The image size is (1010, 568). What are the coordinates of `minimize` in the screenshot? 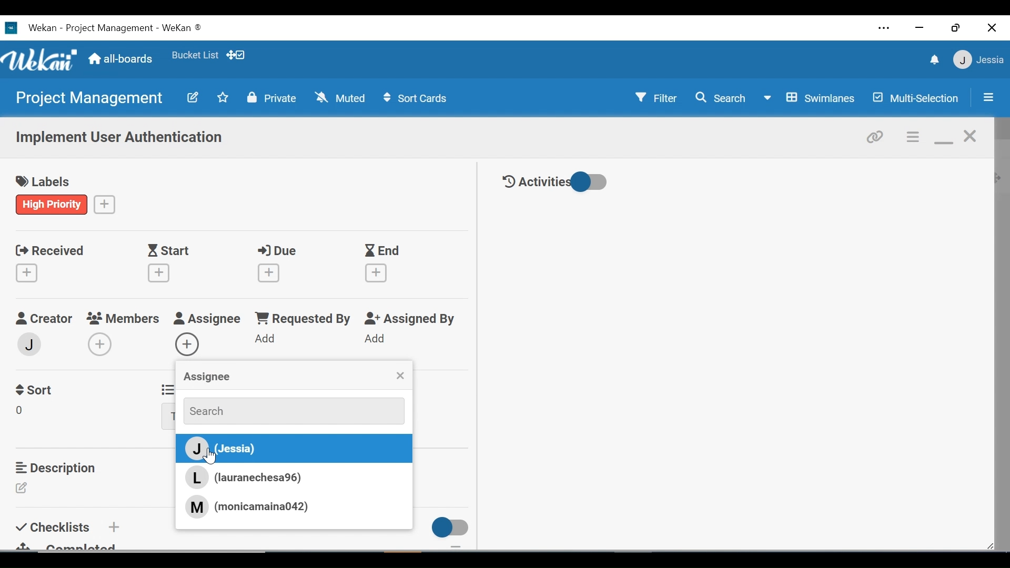 It's located at (943, 138).